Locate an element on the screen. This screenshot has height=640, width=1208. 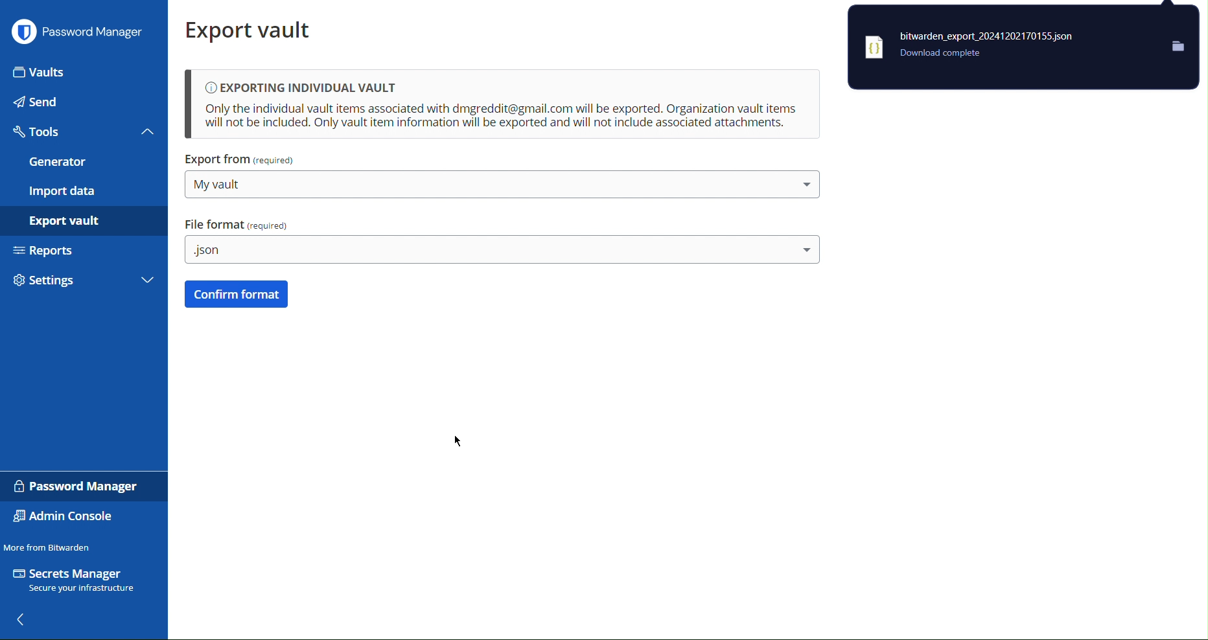
Export From is located at coordinates (240, 161).